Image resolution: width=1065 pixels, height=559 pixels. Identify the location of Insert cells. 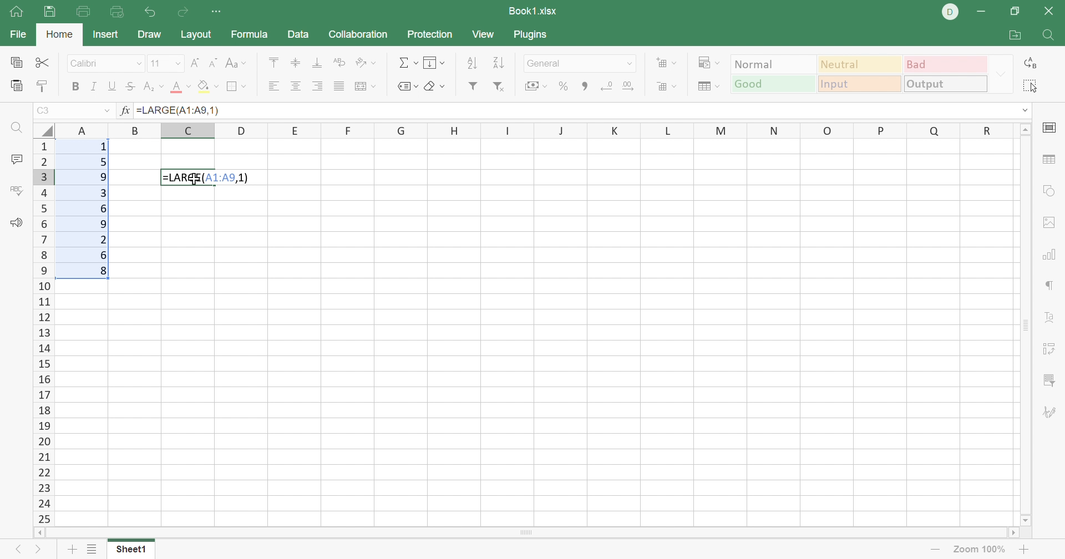
(668, 63).